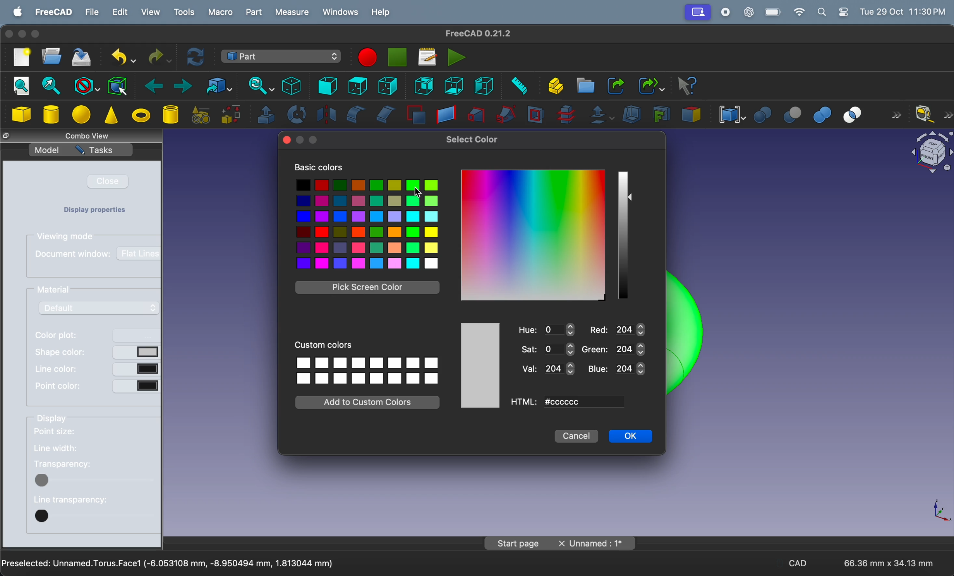  What do you see at coordinates (726, 11) in the screenshot?
I see `record` at bounding box center [726, 11].